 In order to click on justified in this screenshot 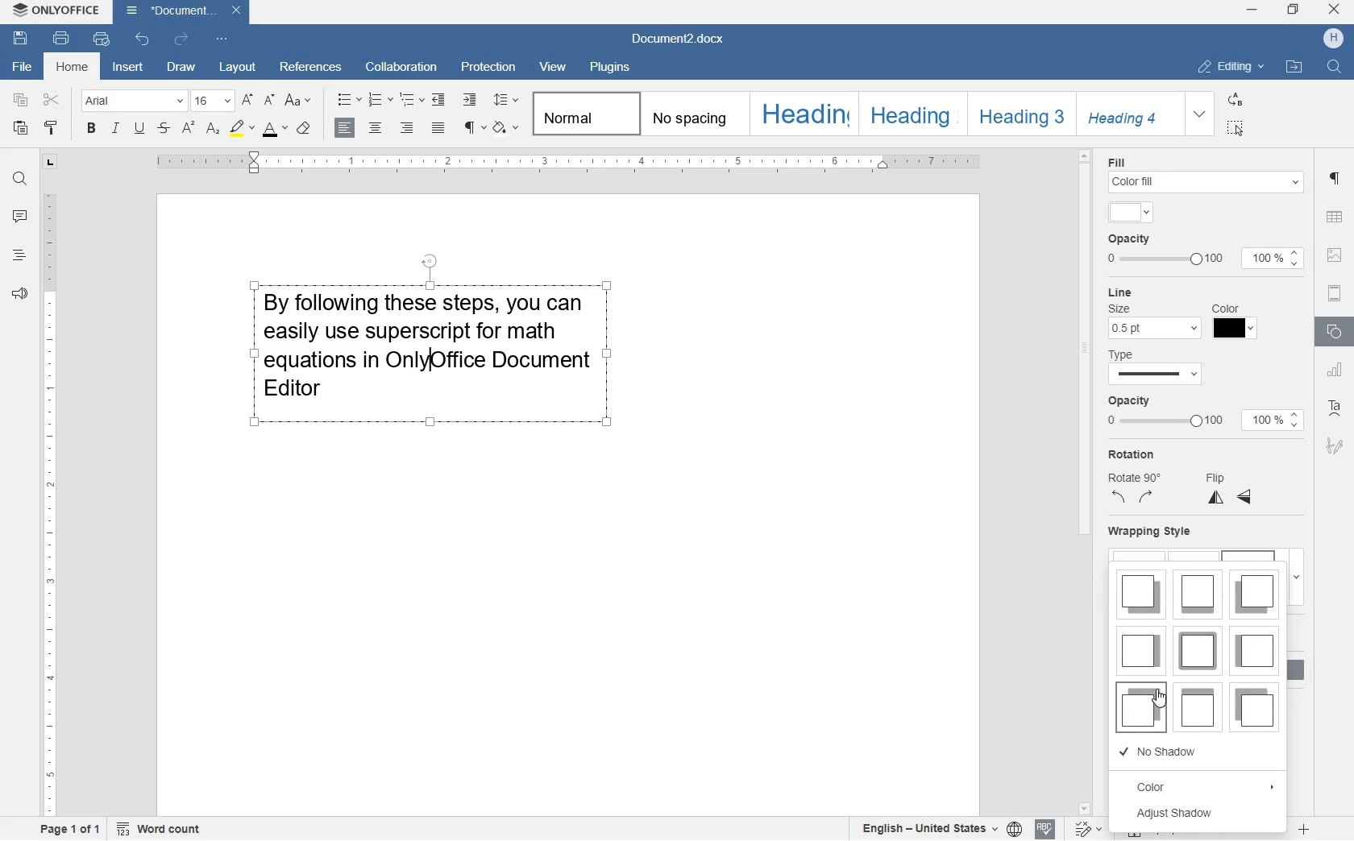, I will do `click(441, 127)`.